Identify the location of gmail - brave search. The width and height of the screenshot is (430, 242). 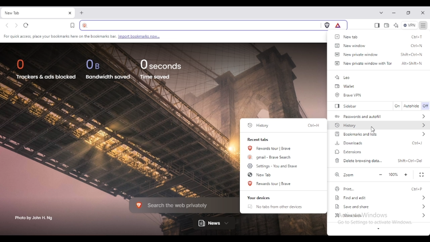
(270, 157).